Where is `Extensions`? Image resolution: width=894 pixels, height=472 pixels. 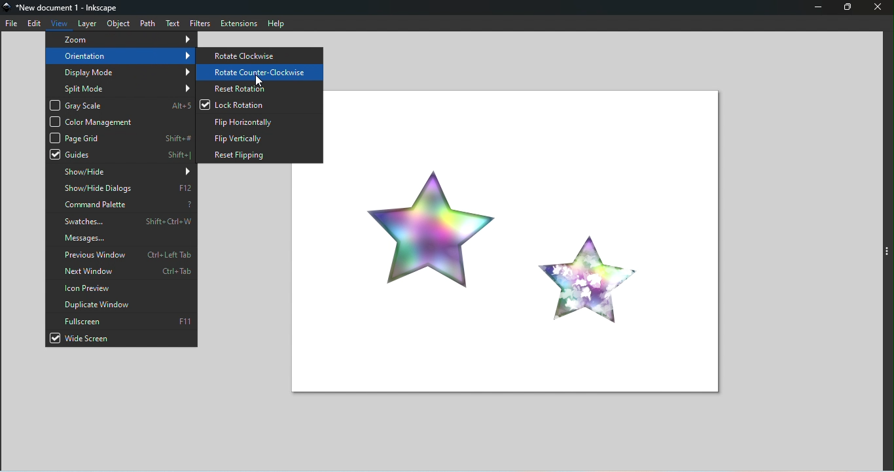
Extensions is located at coordinates (237, 23).